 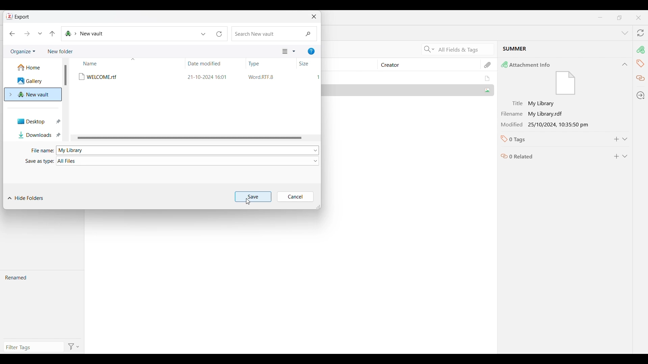 I want to click on Previous locations, so click(x=203, y=34).